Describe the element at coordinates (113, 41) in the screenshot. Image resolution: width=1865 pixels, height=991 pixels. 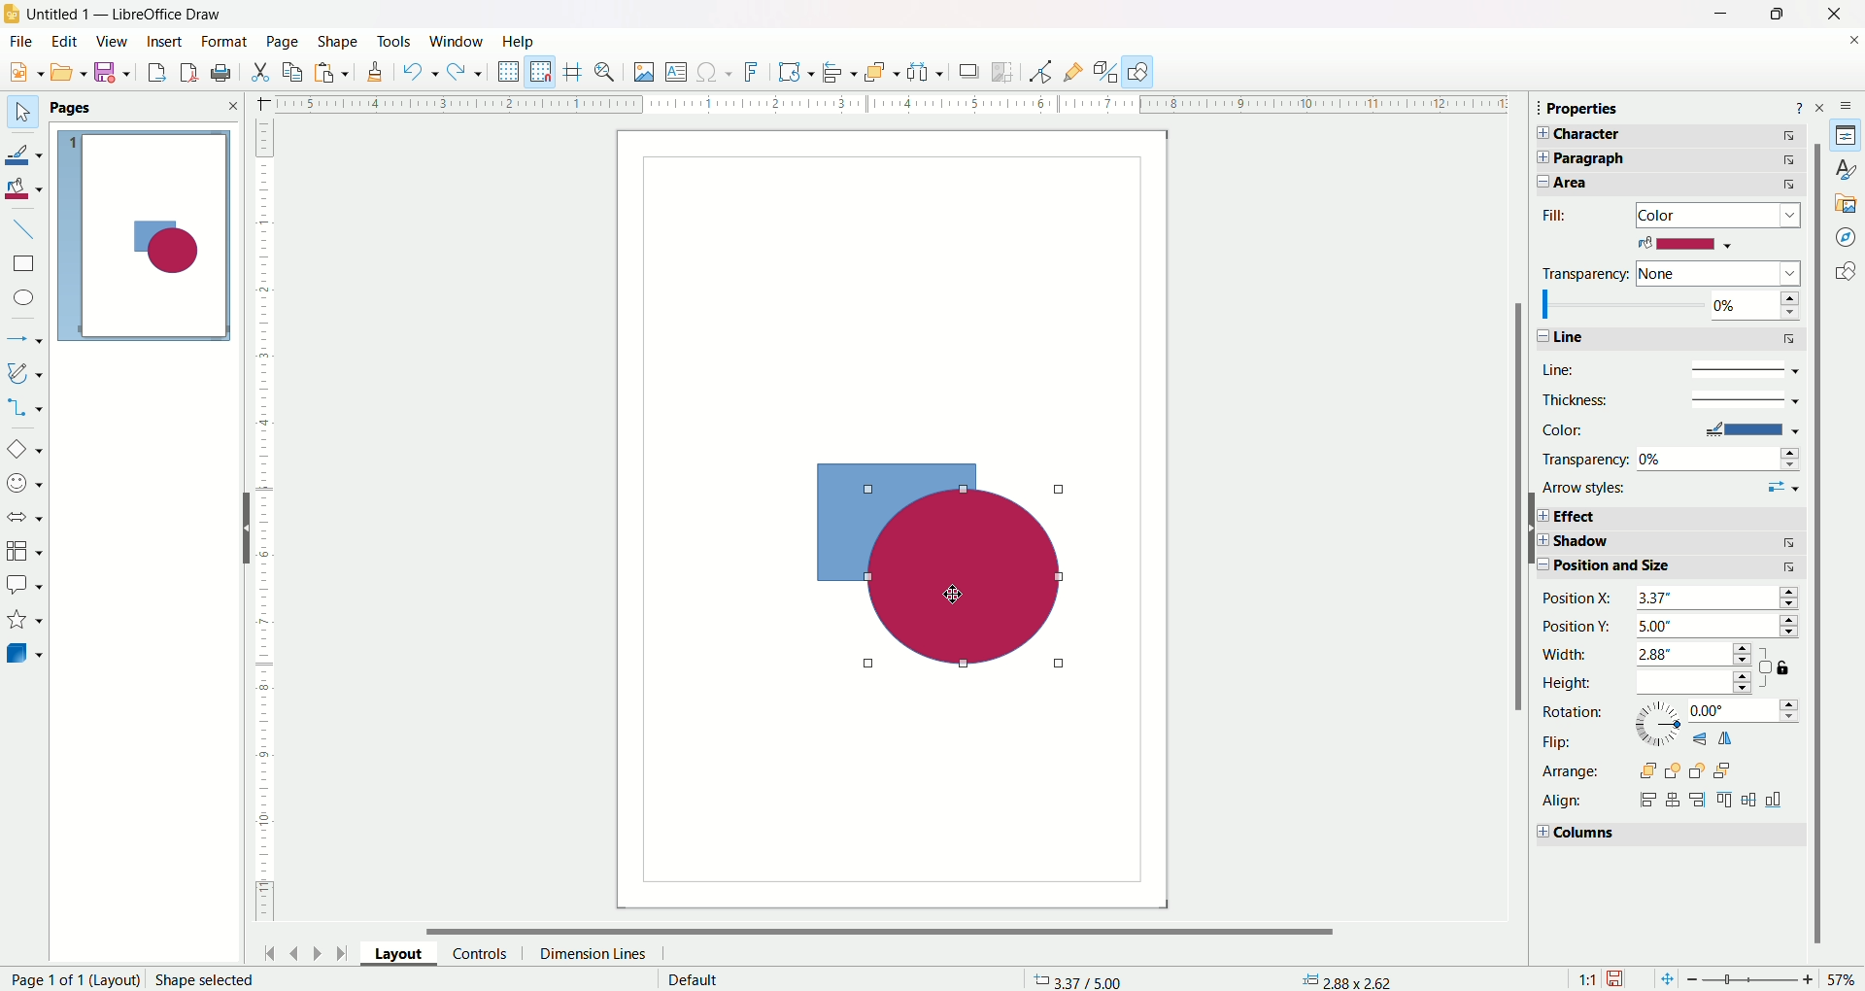
I see `view` at that location.